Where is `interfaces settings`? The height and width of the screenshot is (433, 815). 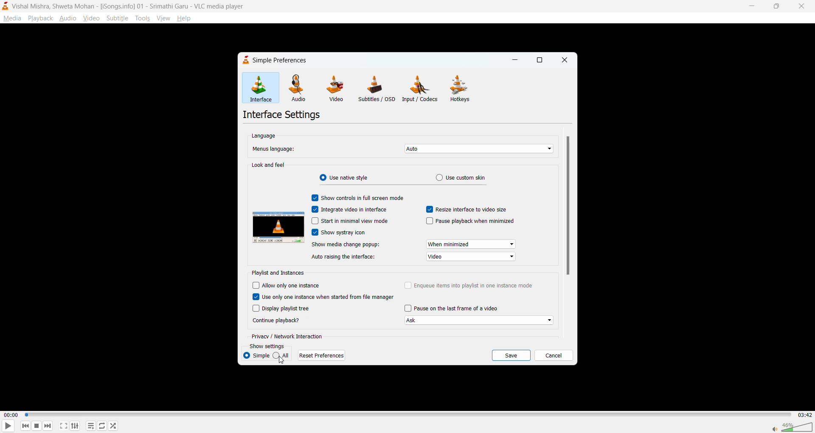 interfaces settings is located at coordinates (284, 114).